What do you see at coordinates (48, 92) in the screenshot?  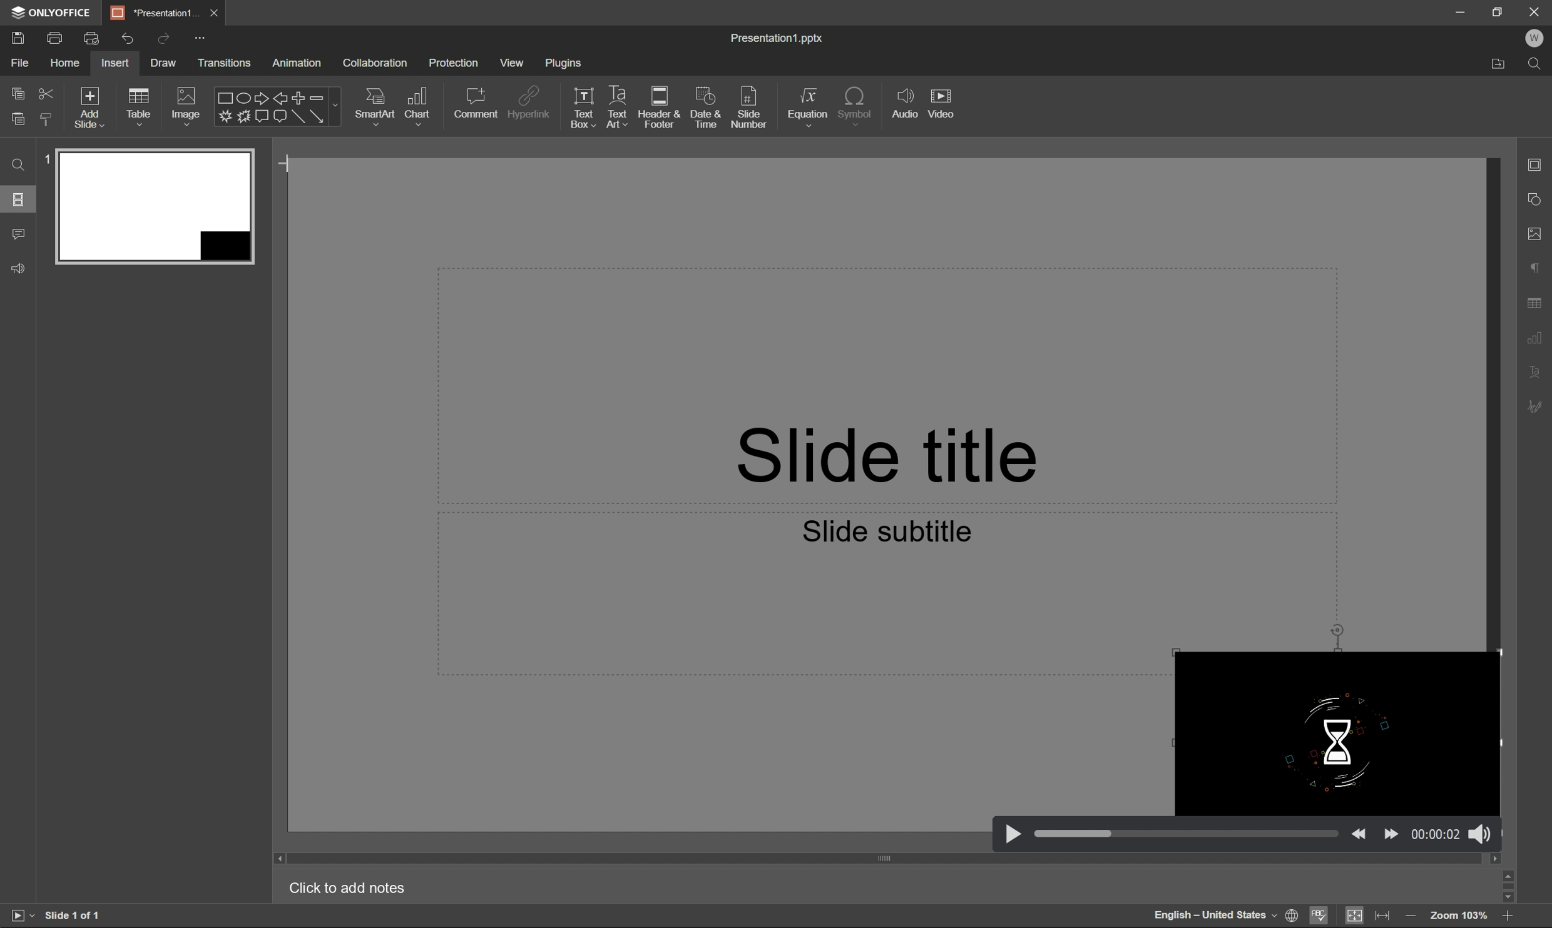 I see `cut` at bounding box center [48, 92].